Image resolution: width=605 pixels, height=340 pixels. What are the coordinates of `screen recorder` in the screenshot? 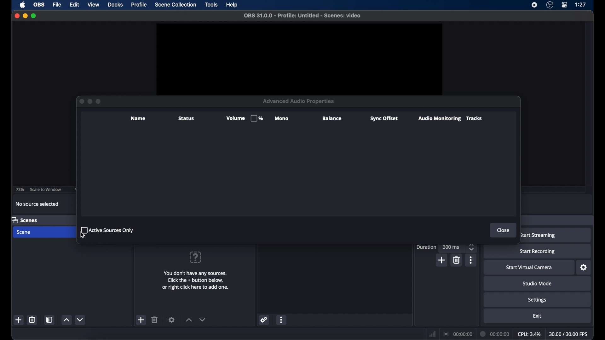 It's located at (533, 5).